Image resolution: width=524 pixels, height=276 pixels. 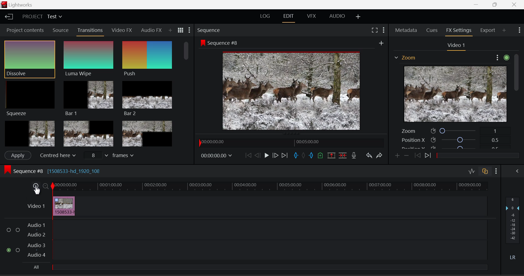 I want to click on Apply, so click(x=17, y=155).